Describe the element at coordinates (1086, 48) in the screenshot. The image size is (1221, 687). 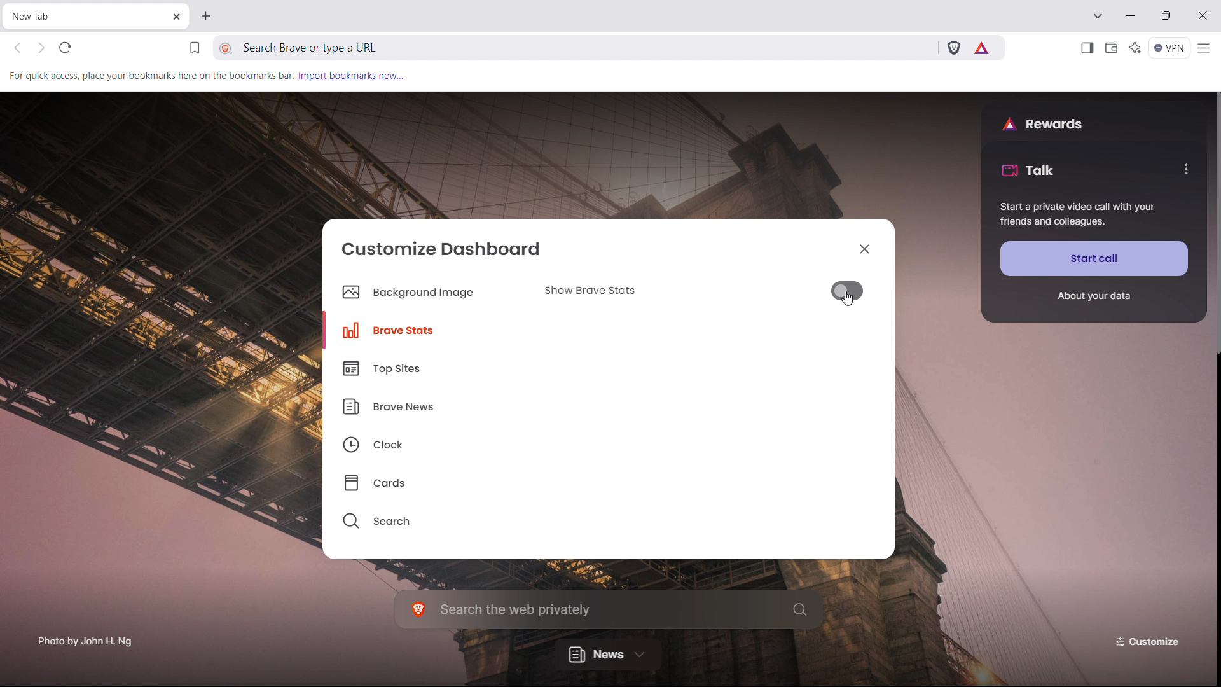
I see `open sidebar` at that location.